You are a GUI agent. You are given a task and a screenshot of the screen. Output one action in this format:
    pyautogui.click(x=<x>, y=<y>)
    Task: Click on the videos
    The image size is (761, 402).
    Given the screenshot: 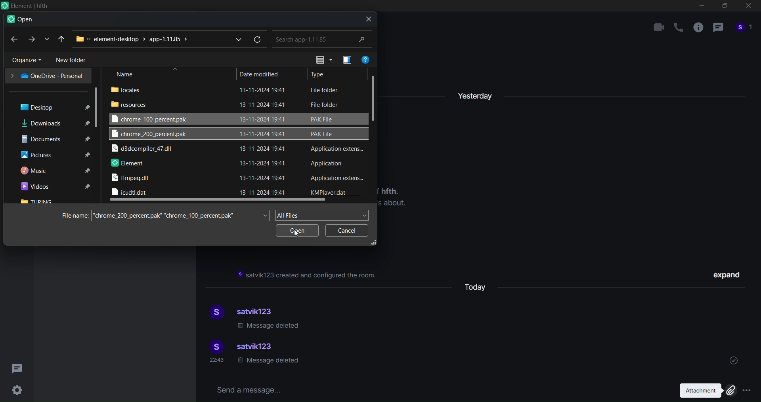 What is the action you would take?
    pyautogui.click(x=55, y=186)
    